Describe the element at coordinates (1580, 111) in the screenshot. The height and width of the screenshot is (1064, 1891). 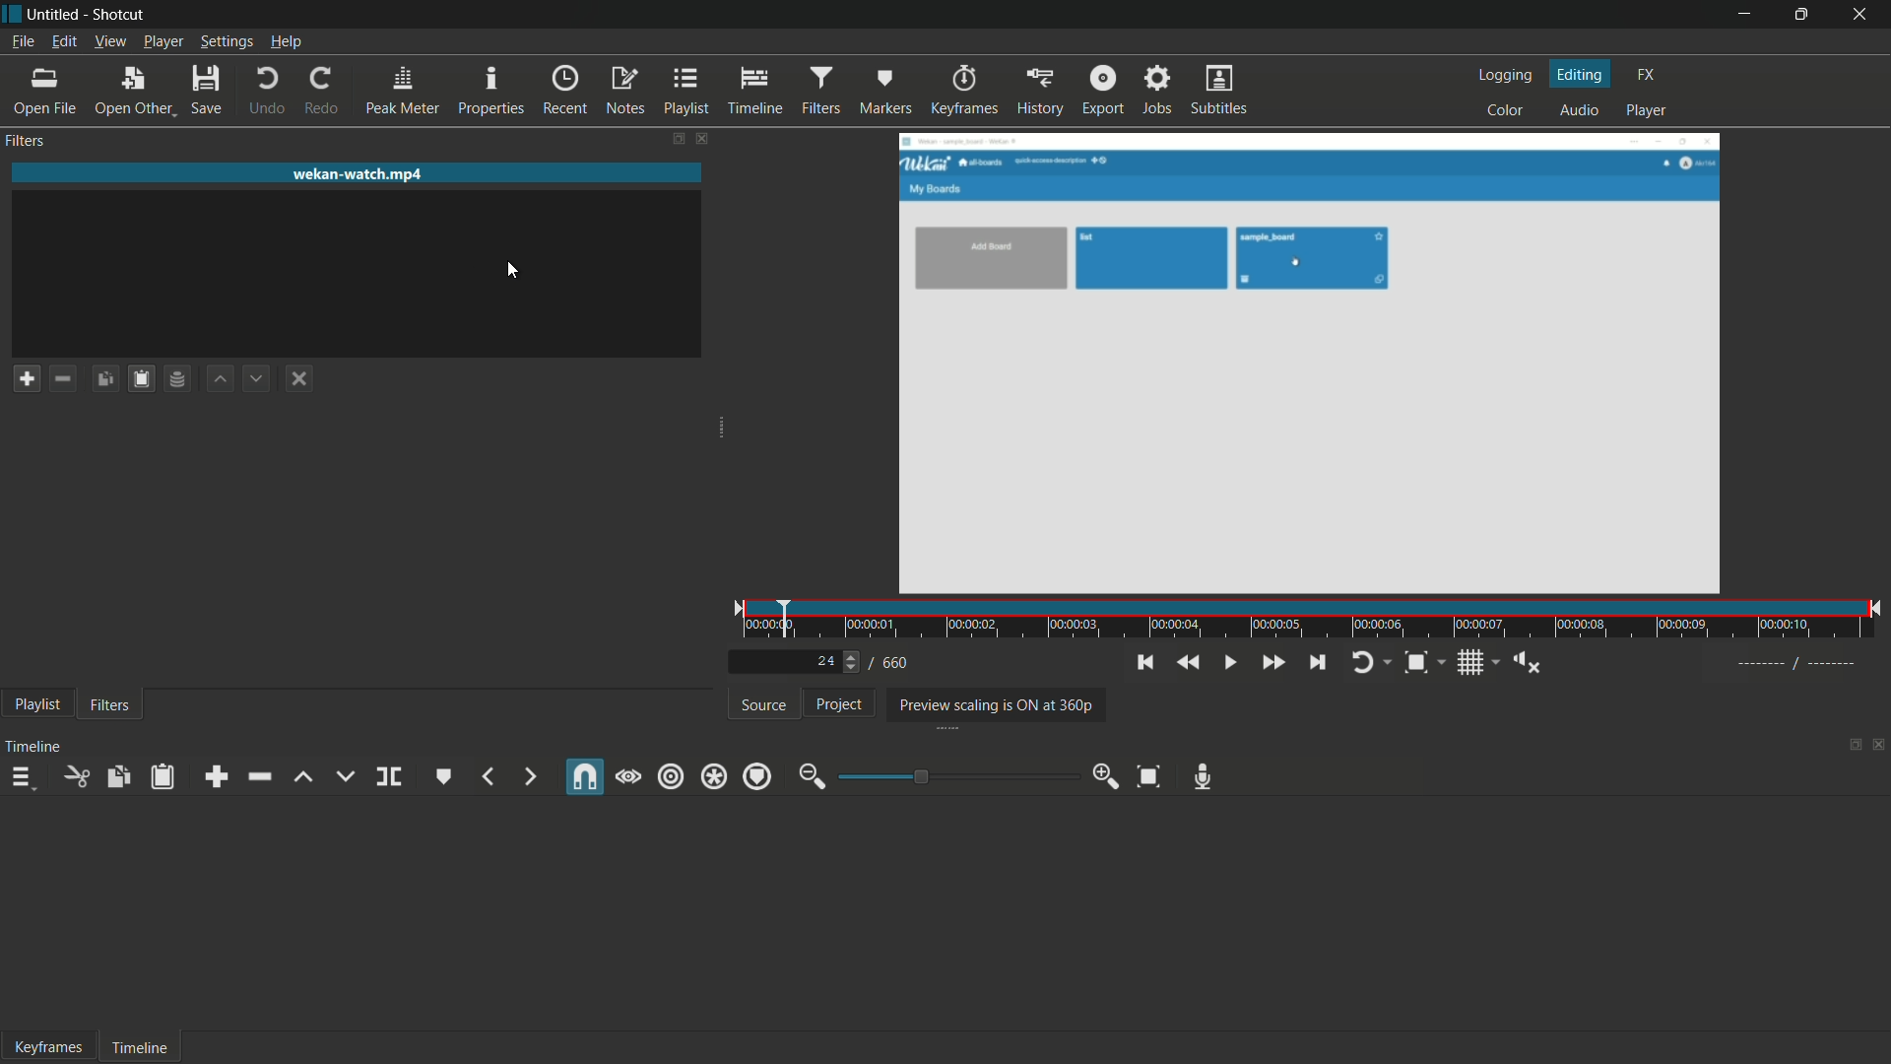
I see `audio` at that location.